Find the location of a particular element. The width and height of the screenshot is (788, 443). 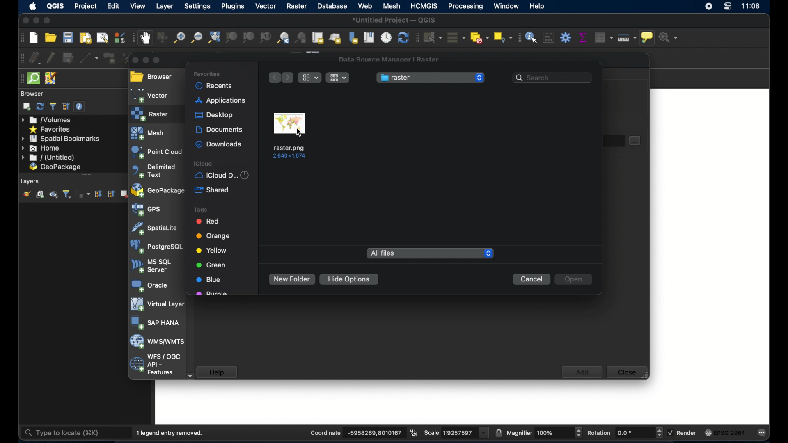

desktop is located at coordinates (215, 115).